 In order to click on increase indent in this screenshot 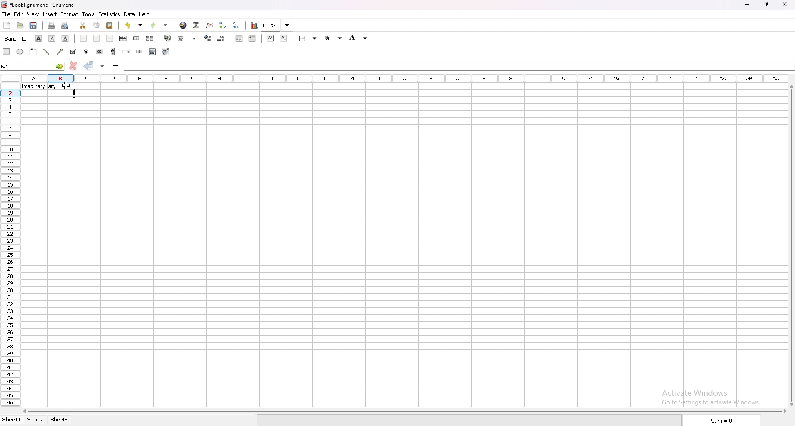, I will do `click(253, 39)`.